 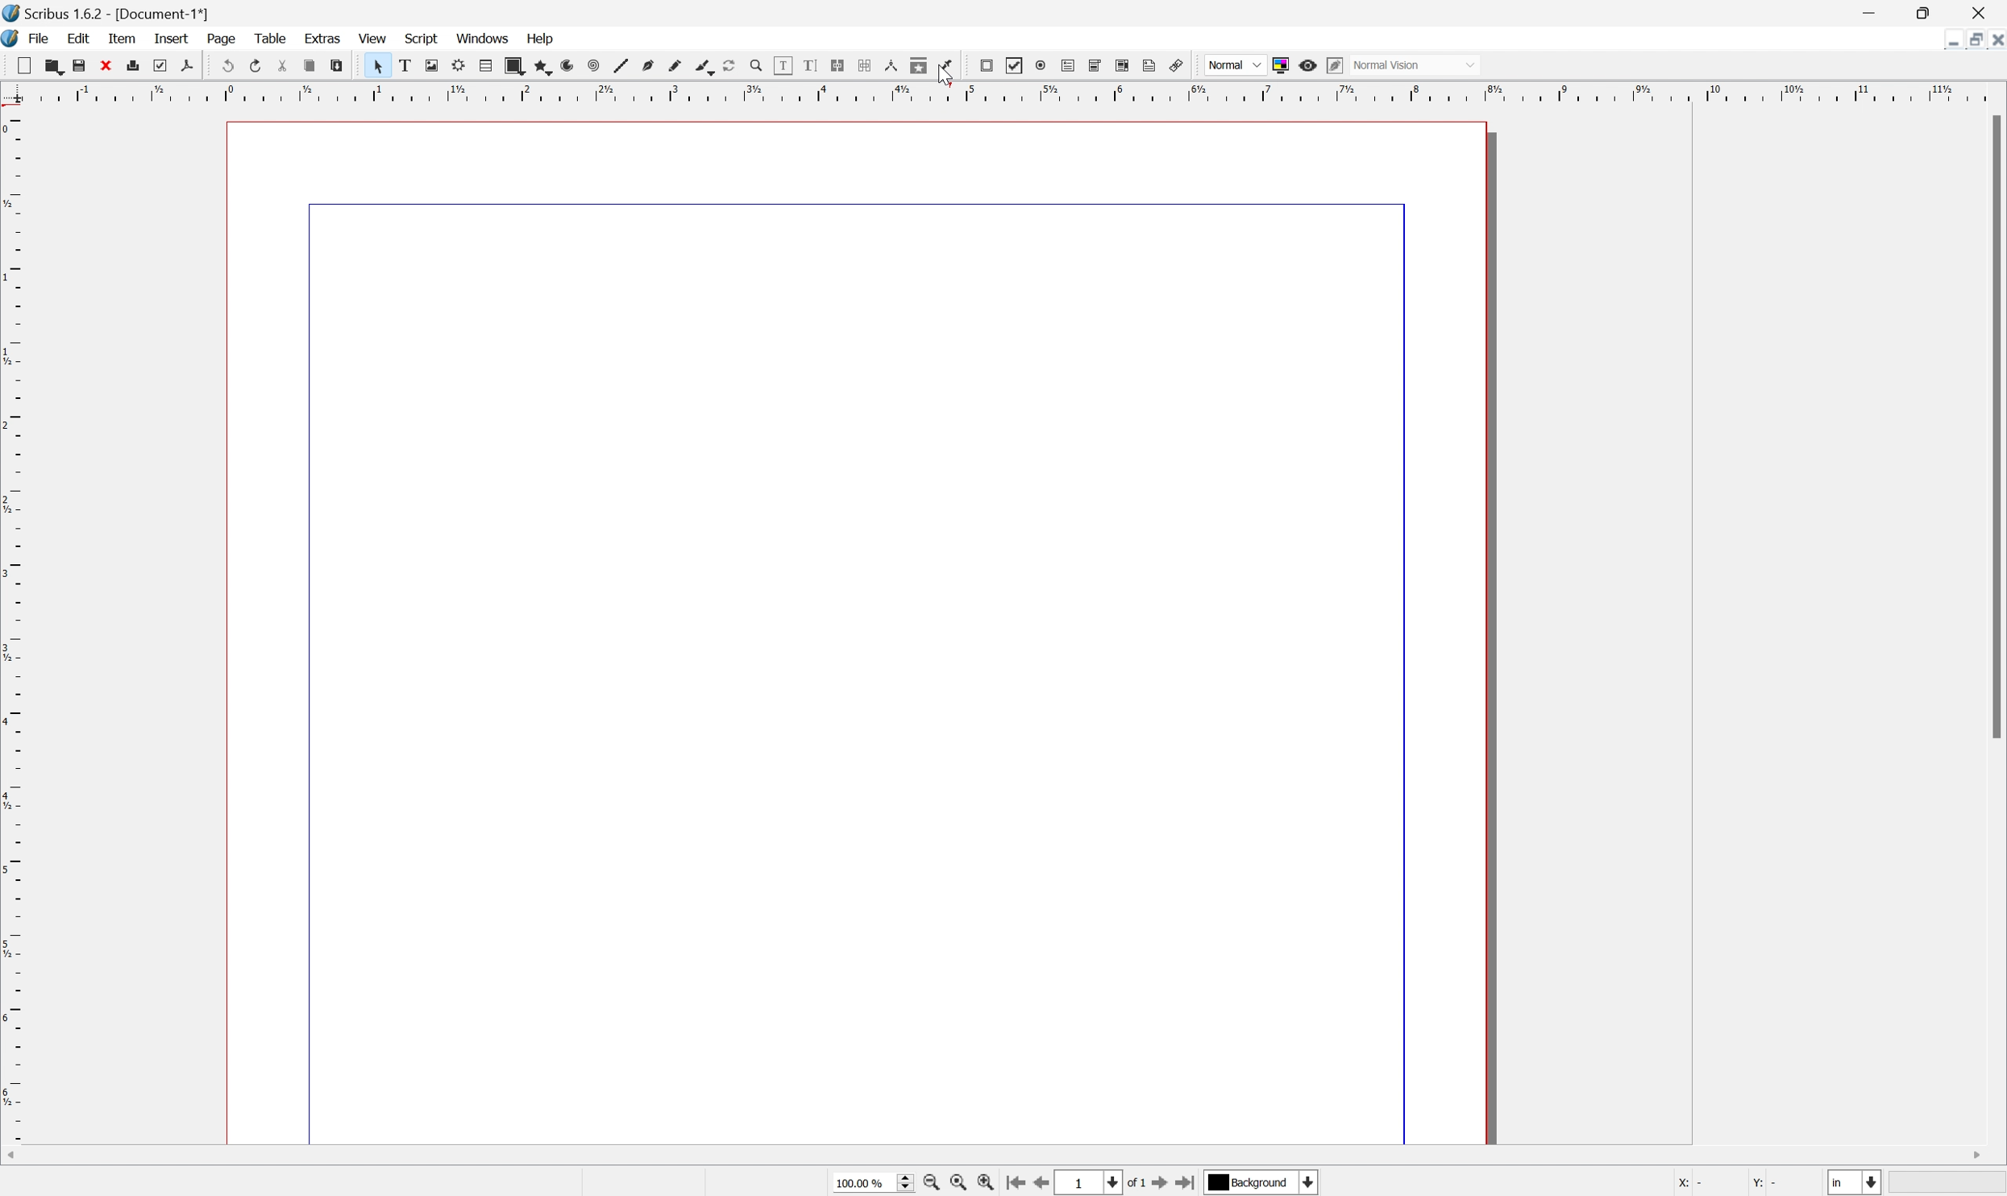 I want to click on Select current unit, so click(x=1854, y=1181).